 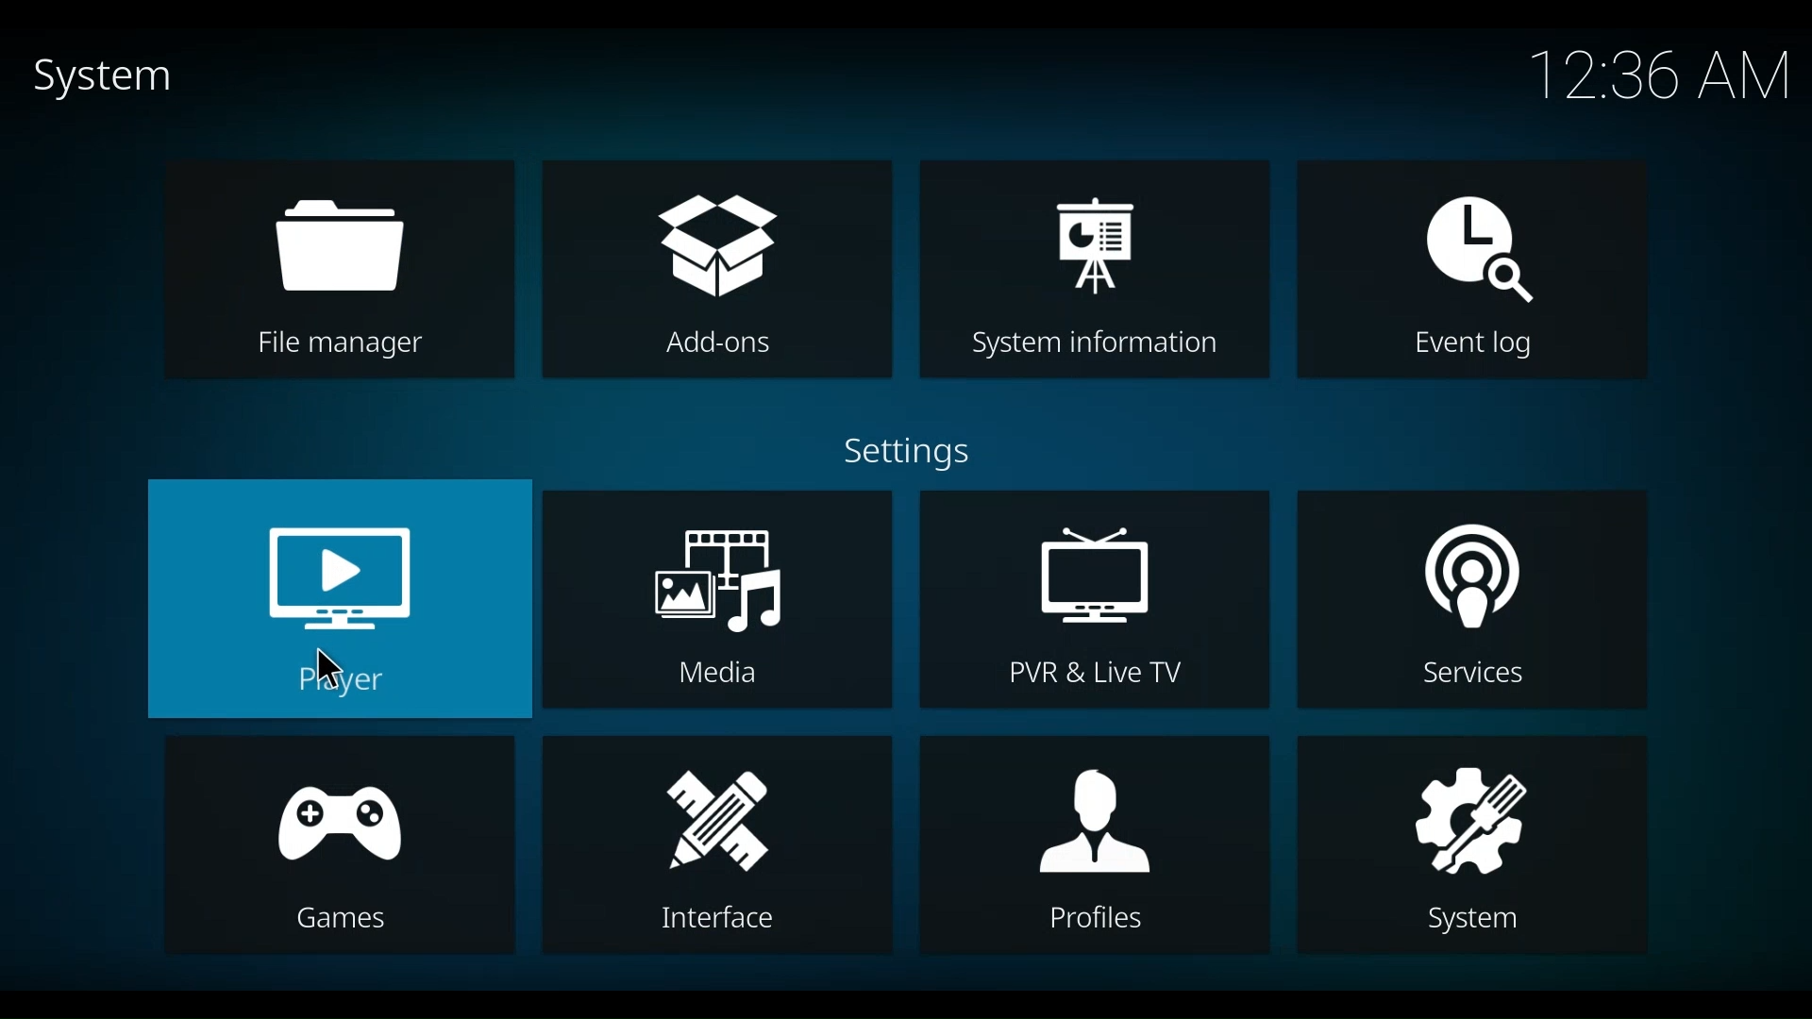 I want to click on time, so click(x=1662, y=77).